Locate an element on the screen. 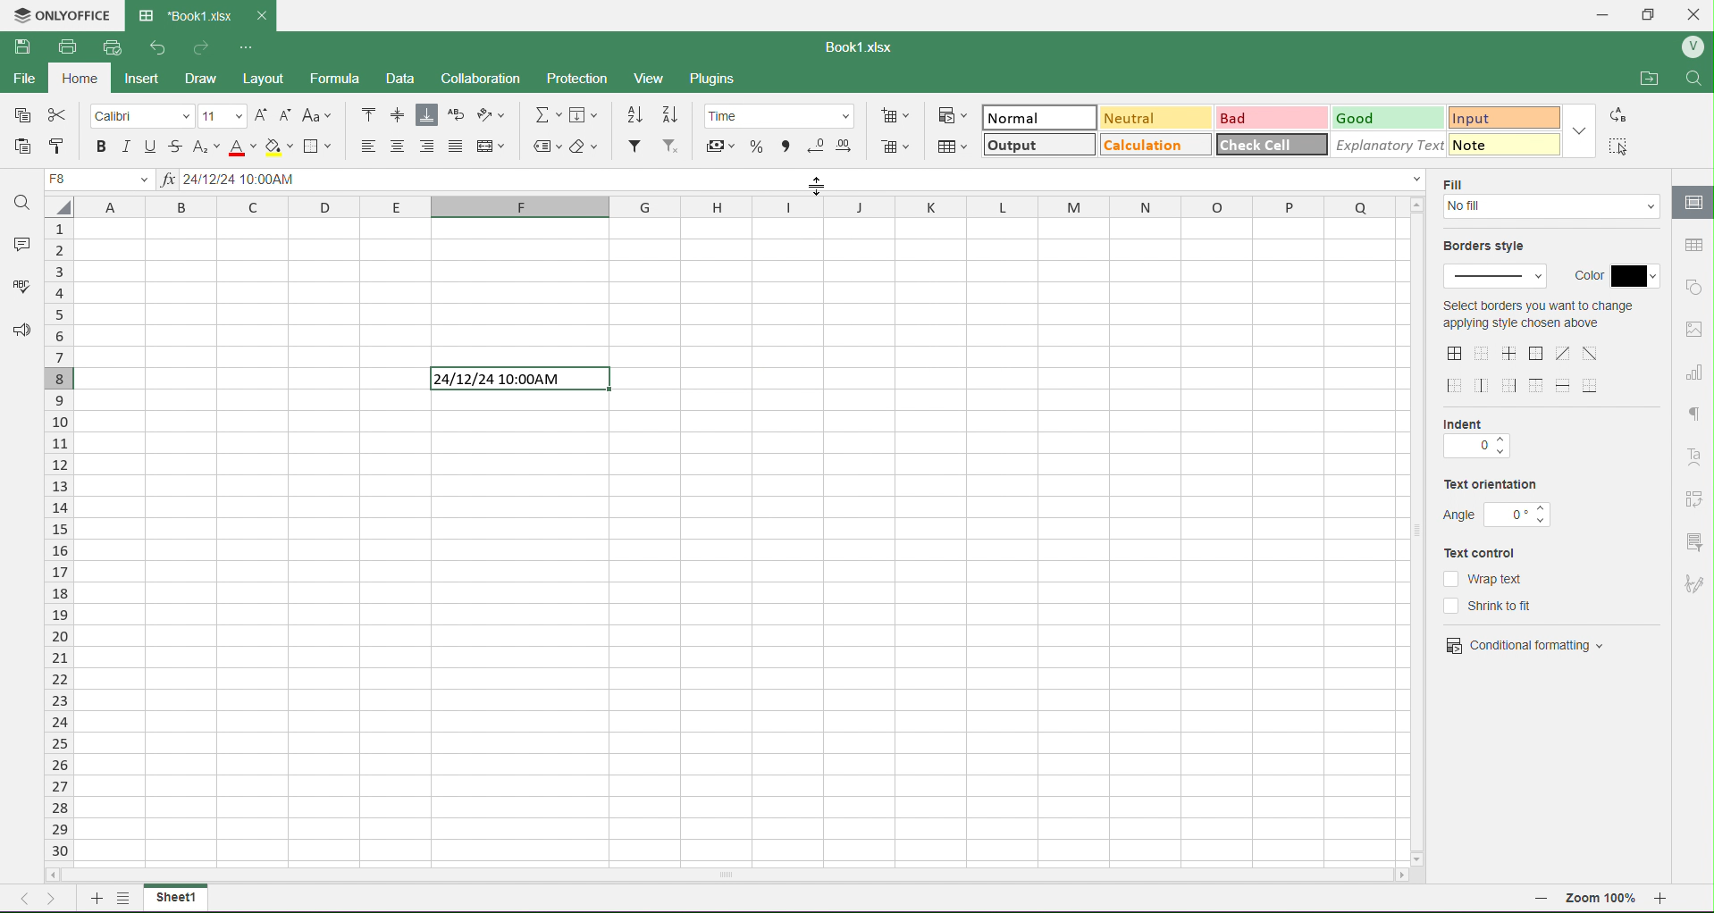  Fill is located at coordinates (589, 115).